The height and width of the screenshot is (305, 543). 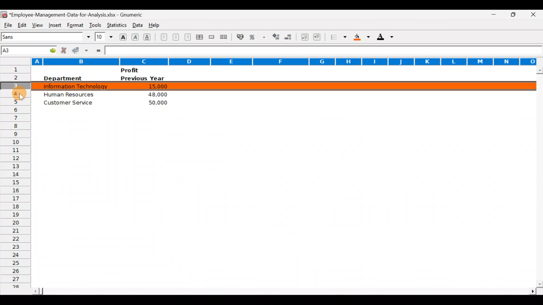 What do you see at coordinates (277, 36) in the screenshot?
I see `Increase decimals` at bounding box center [277, 36].